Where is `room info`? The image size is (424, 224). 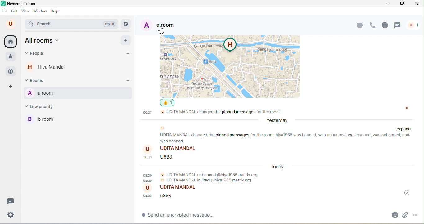
room info is located at coordinates (386, 25).